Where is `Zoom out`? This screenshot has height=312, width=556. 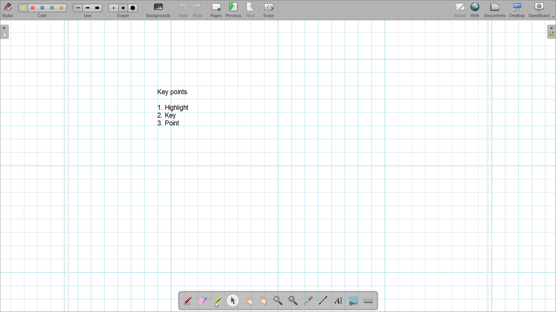
Zoom out is located at coordinates (293, 301).